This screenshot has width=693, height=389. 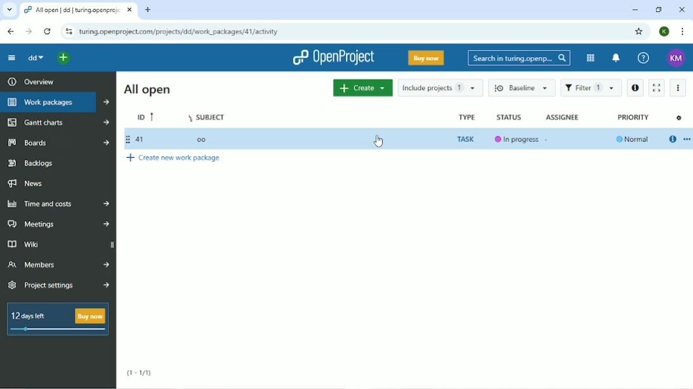 What do you see at coordinates (634, 117) in the screenshot?
I see `Priority` at bounding box center [634, 117].